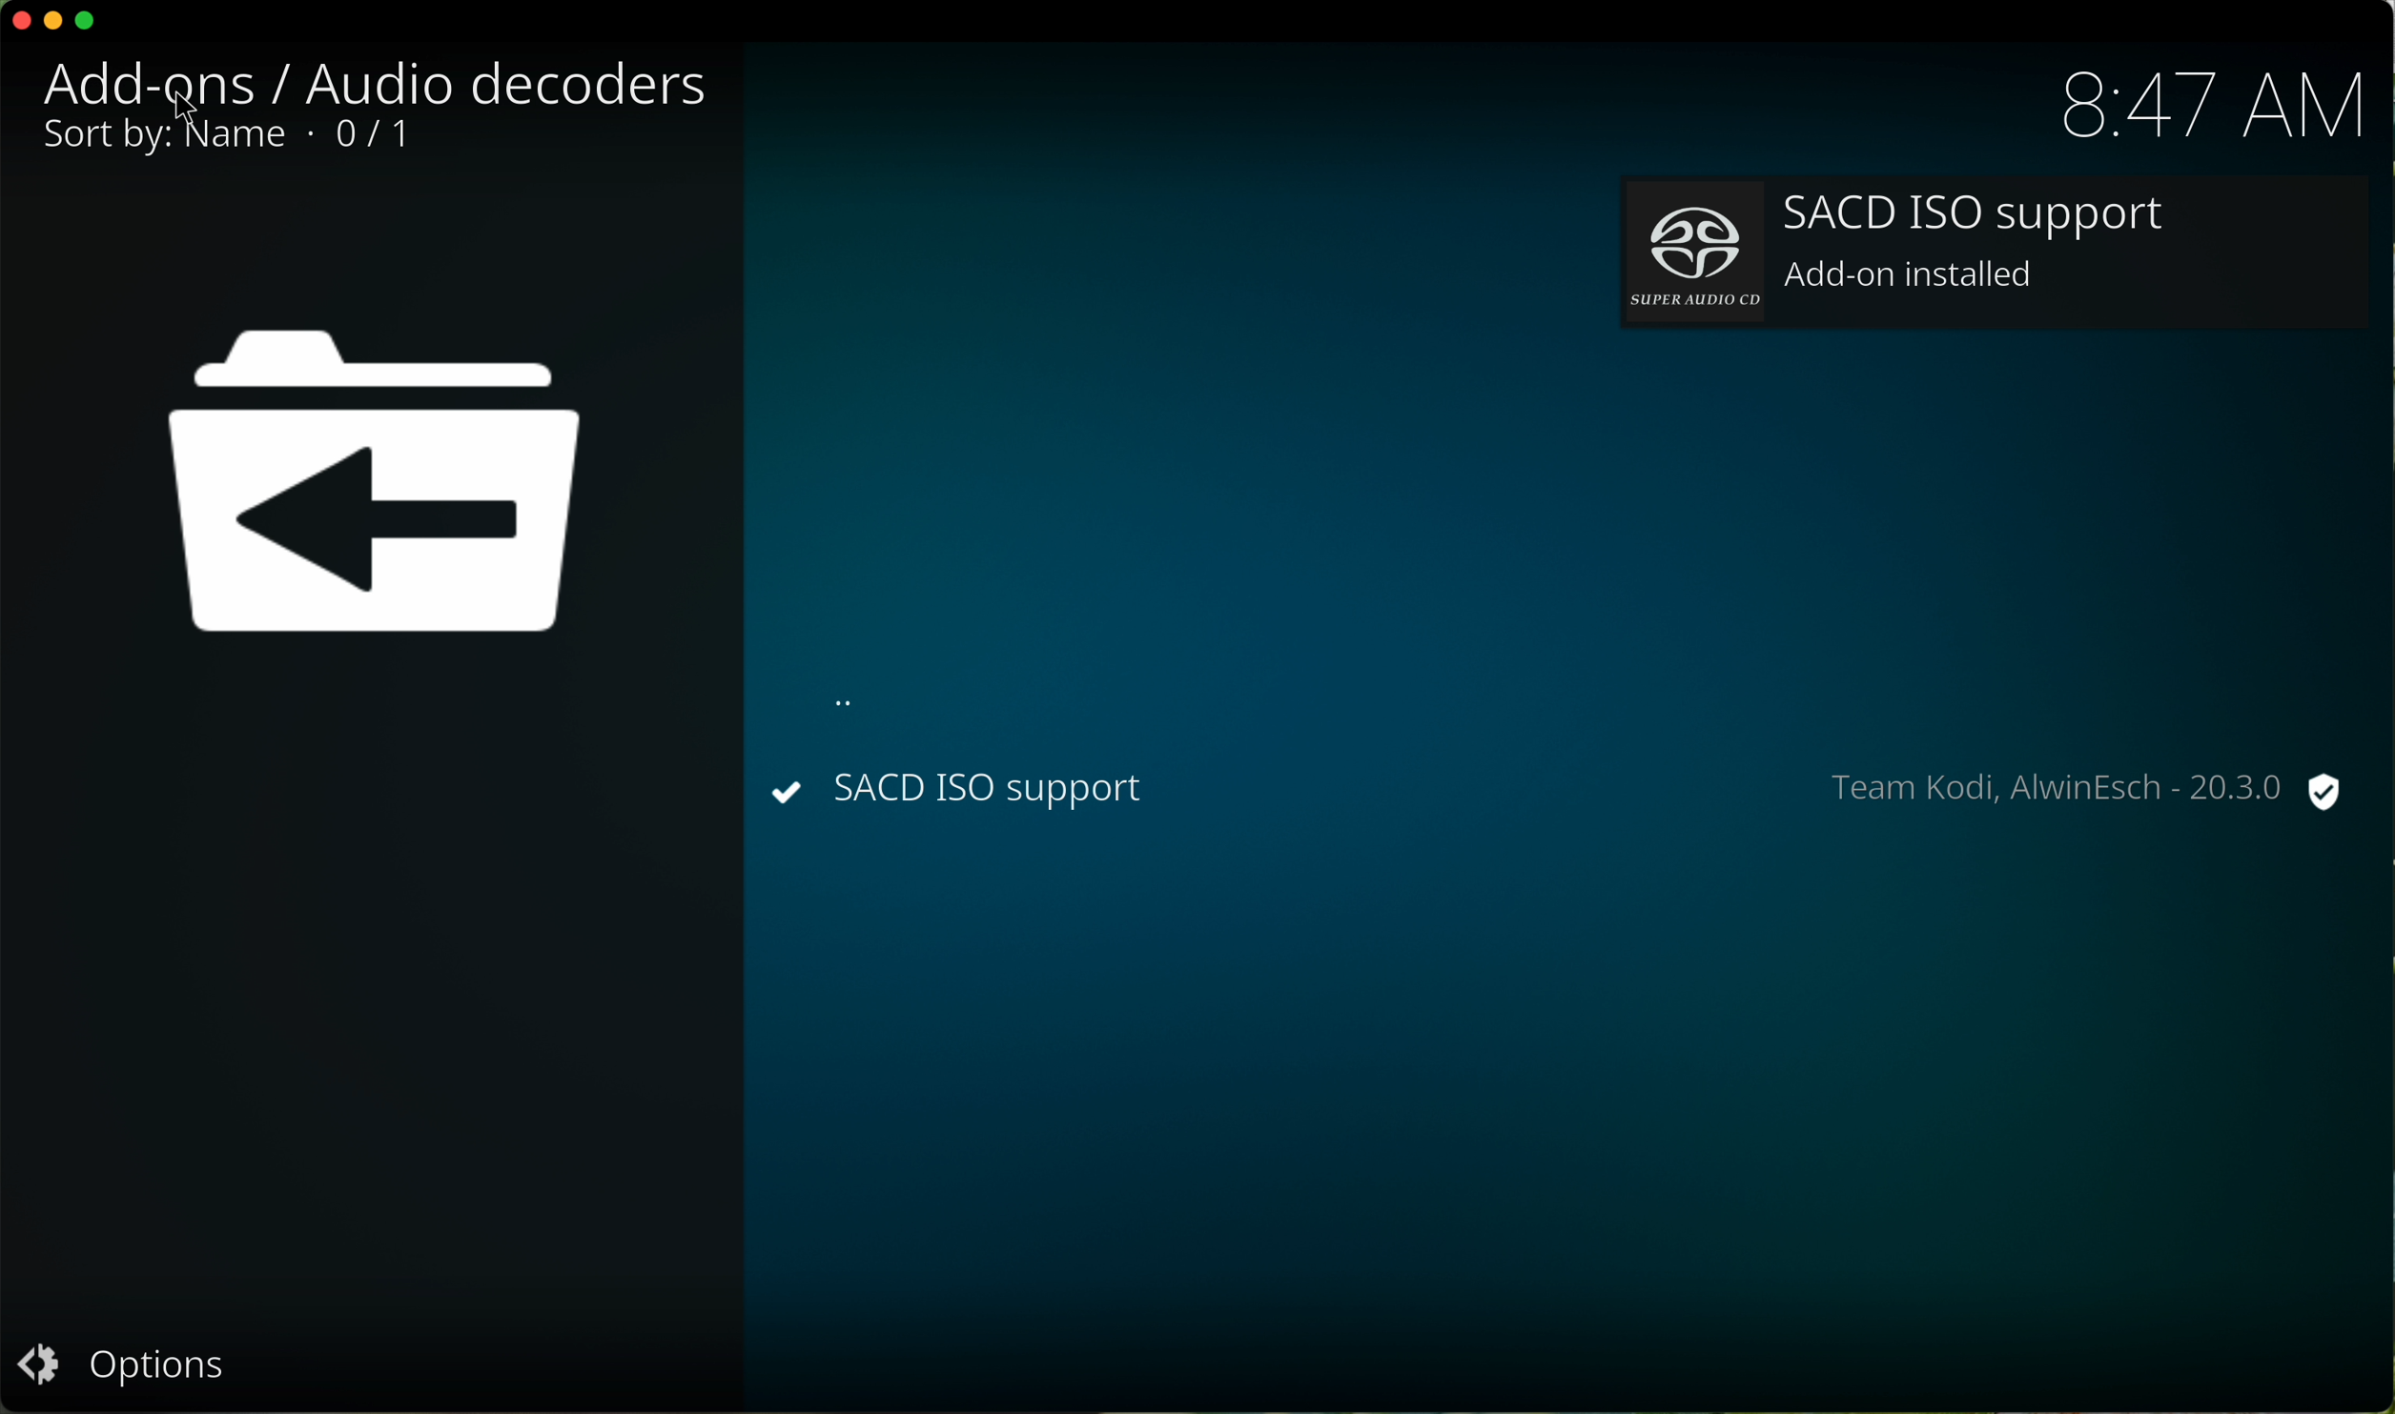 The image size is (2395, 1414). Describe the element at coordinates (379, 482) in the screenshot. I see `location back icon` at that location.